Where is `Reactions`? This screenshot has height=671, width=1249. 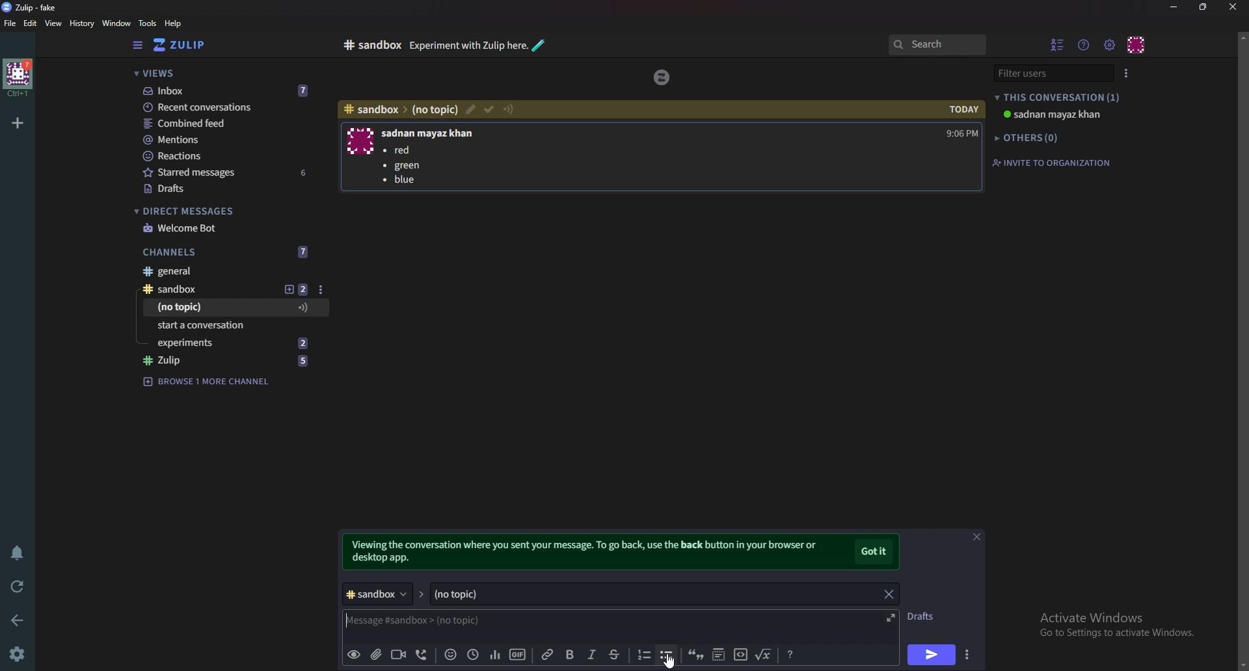
Reactions is located at coordinates (228, 156).